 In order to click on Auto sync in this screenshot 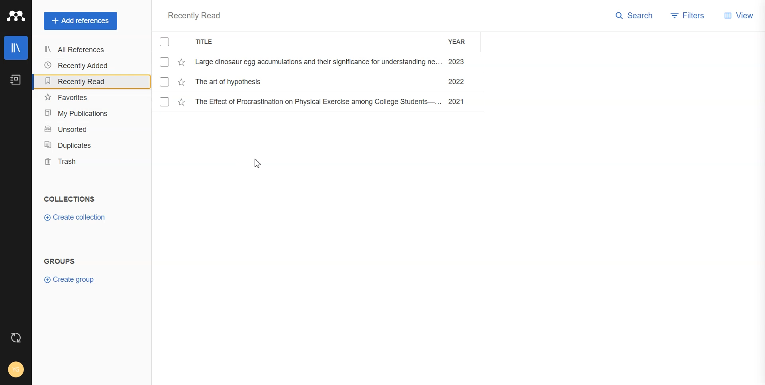, I will do `click(16, 337)`.